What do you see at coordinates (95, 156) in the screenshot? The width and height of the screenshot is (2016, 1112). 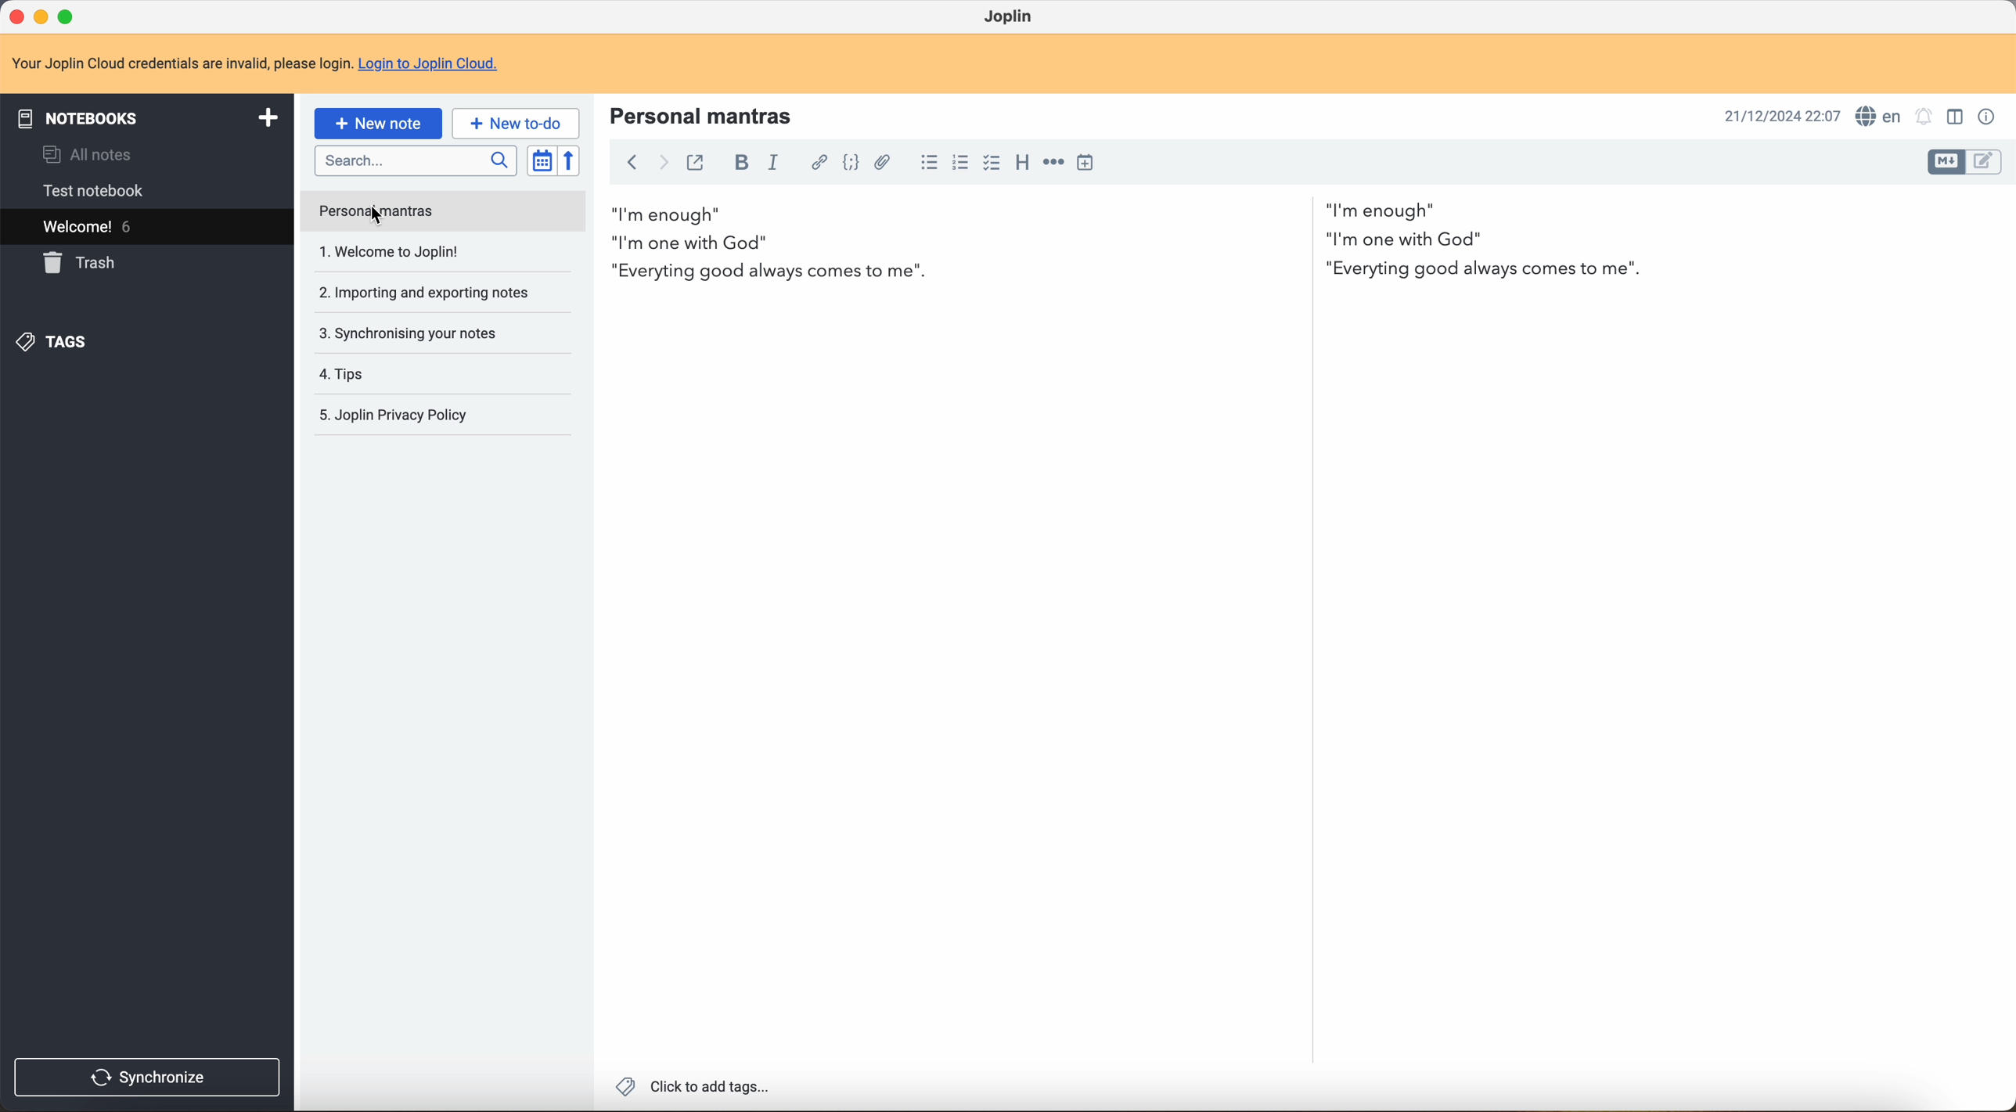 I see `all notes` at bounding box center [95, 156].